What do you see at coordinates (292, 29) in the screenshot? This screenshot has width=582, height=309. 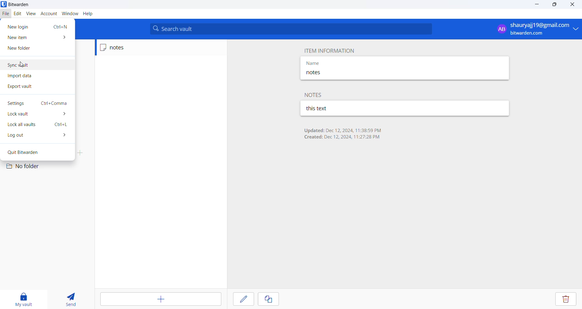 I see `search vault` at bounding box center [292, 29].